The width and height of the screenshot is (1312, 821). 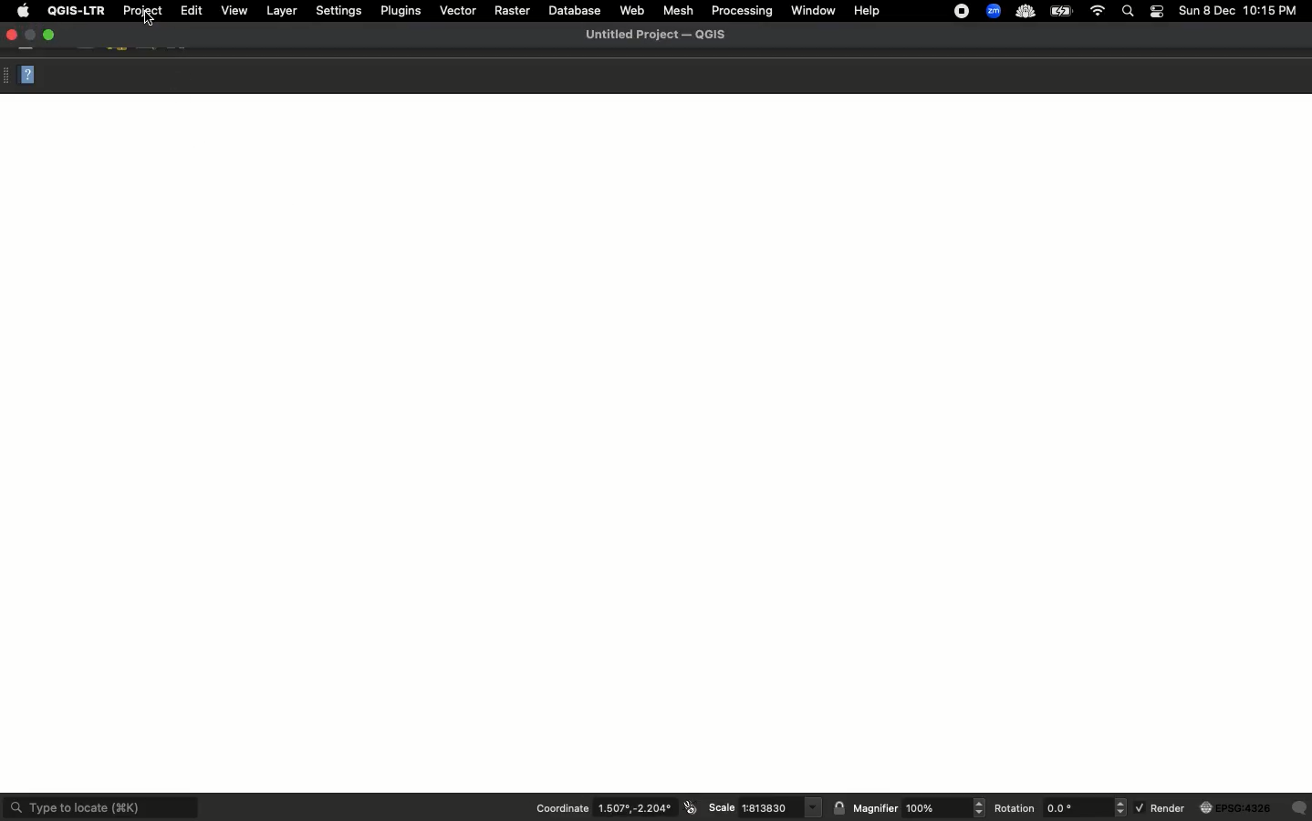 I want to click on Plugins, so click(x=401, y=11).